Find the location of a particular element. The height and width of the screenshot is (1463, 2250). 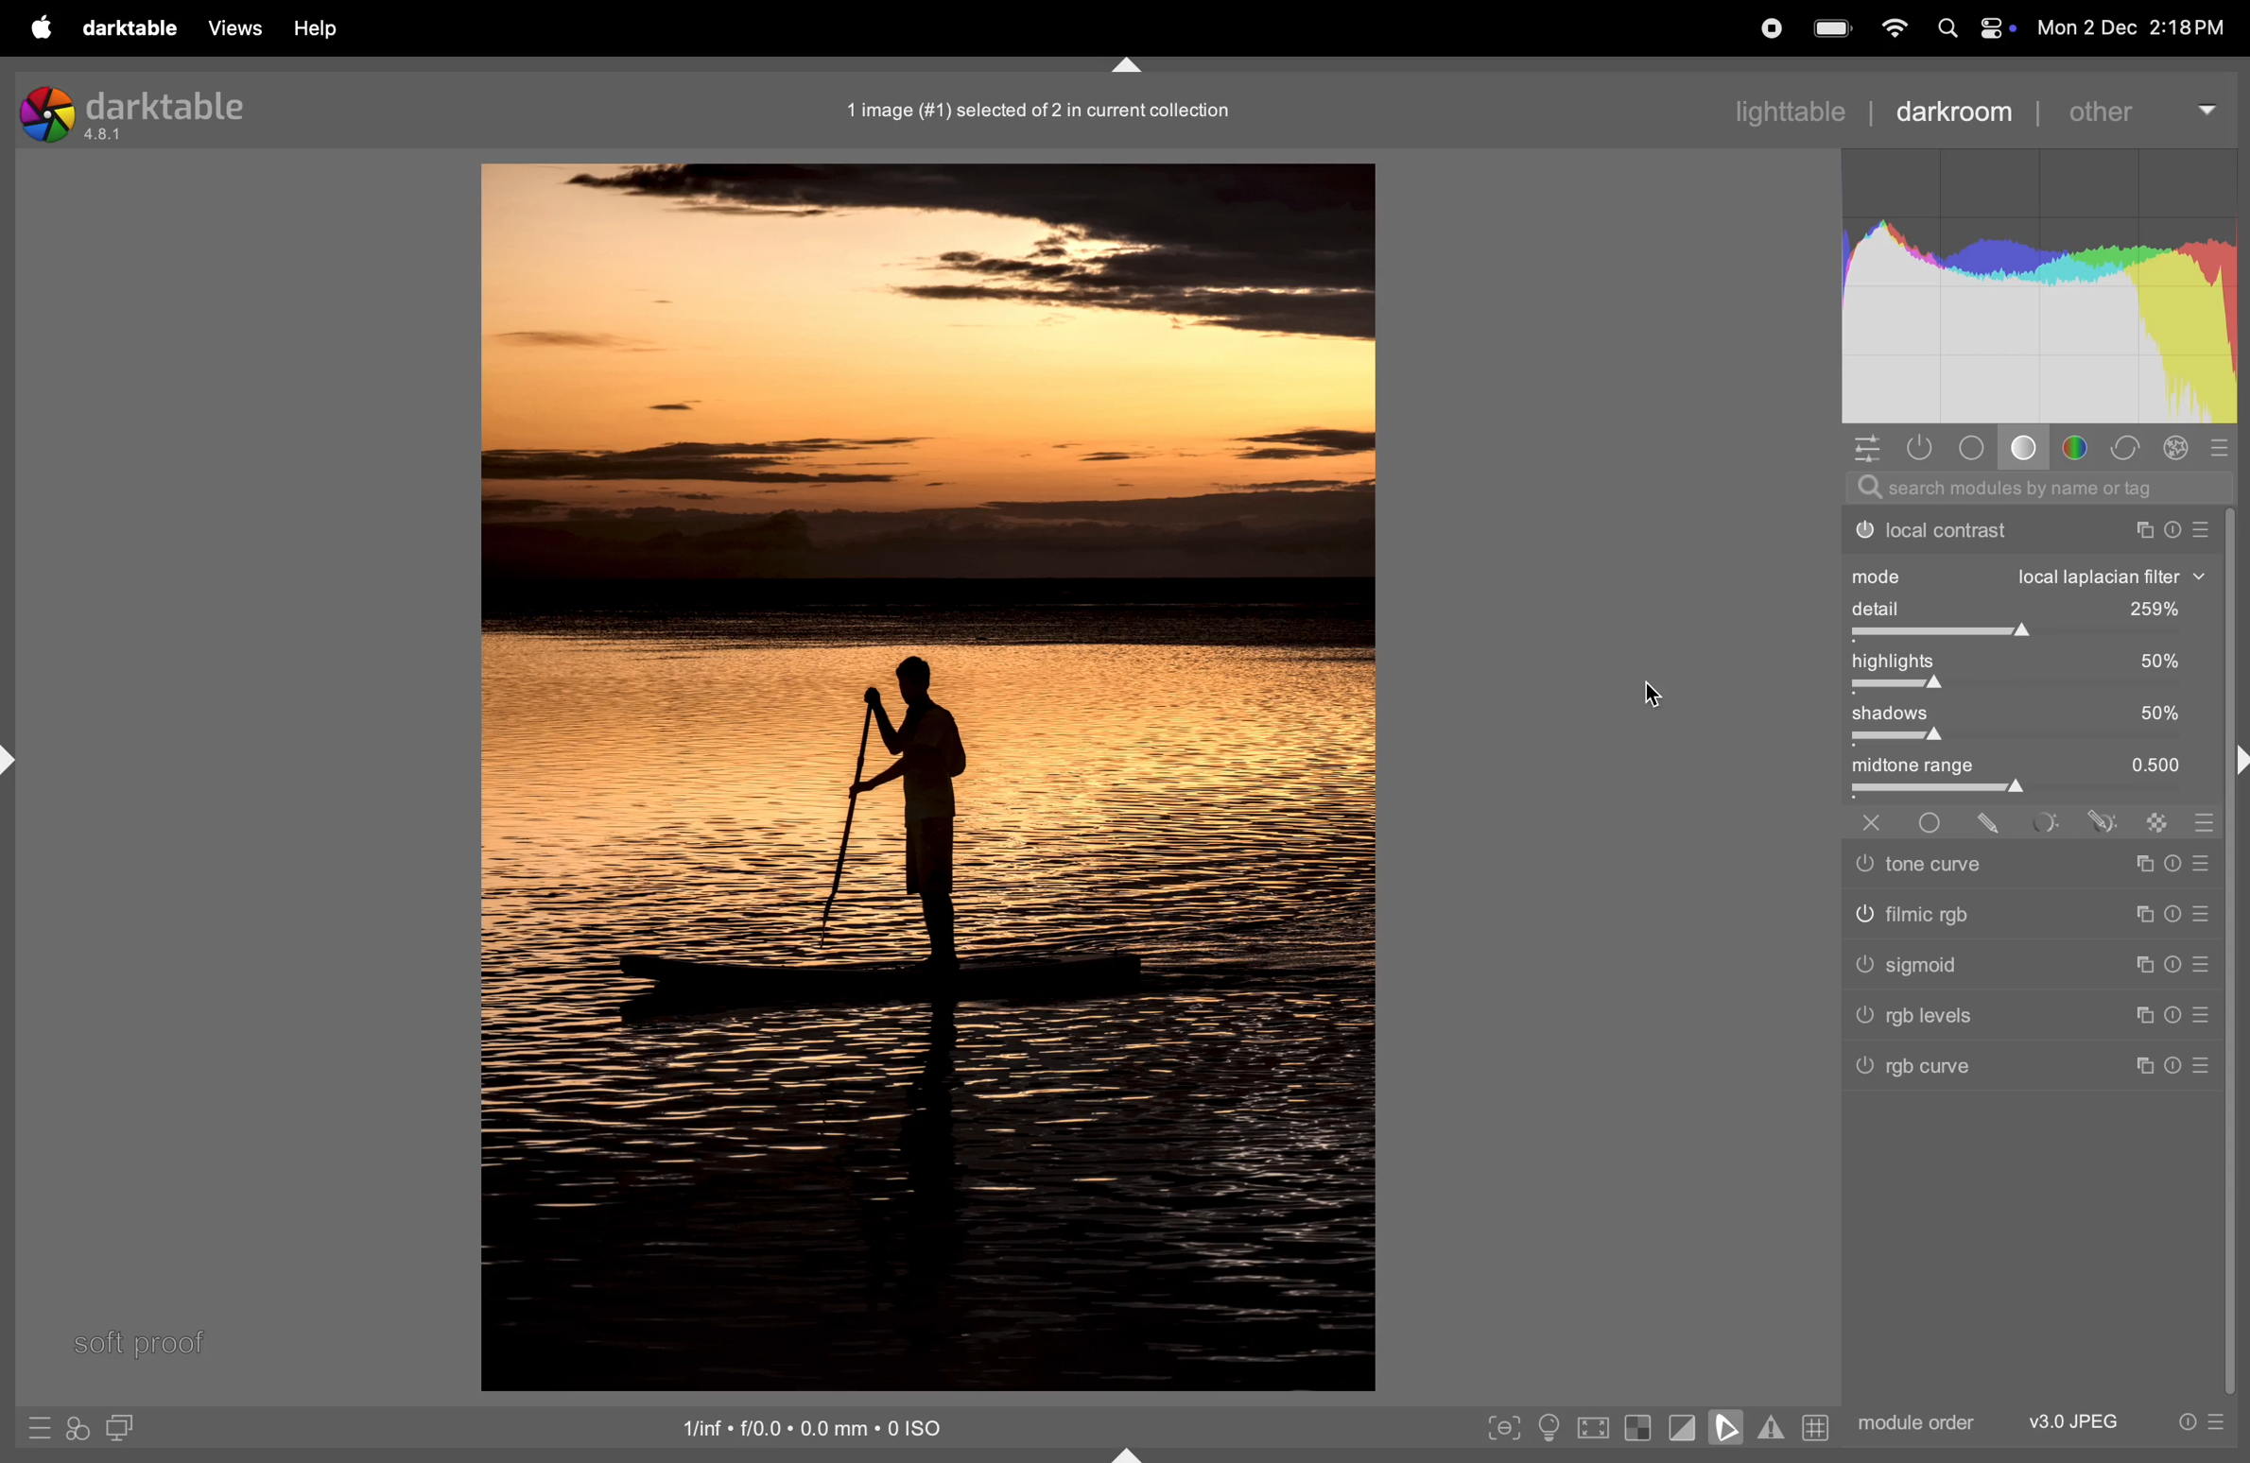

wifi is located at coordinates (1891, 27).